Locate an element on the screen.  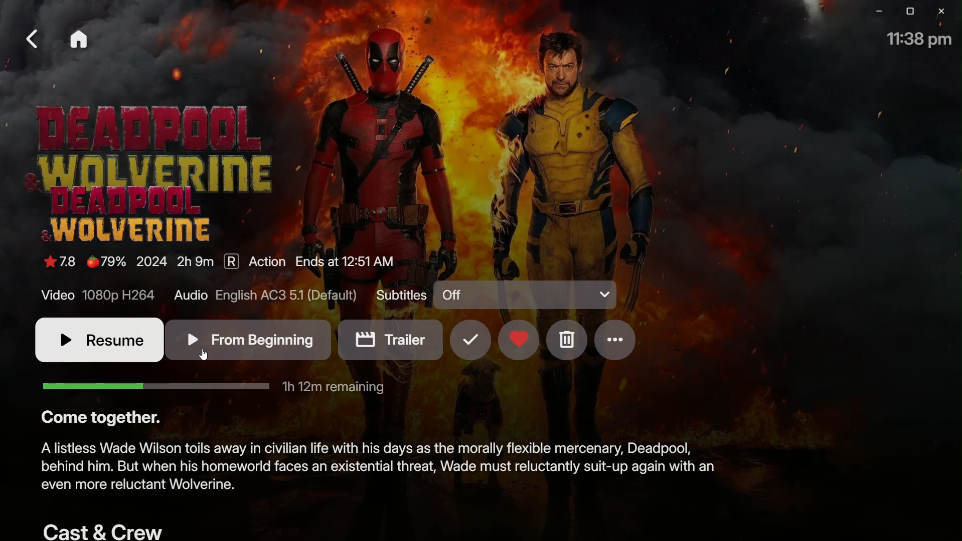
Restore is located at coordinates (906, 11).